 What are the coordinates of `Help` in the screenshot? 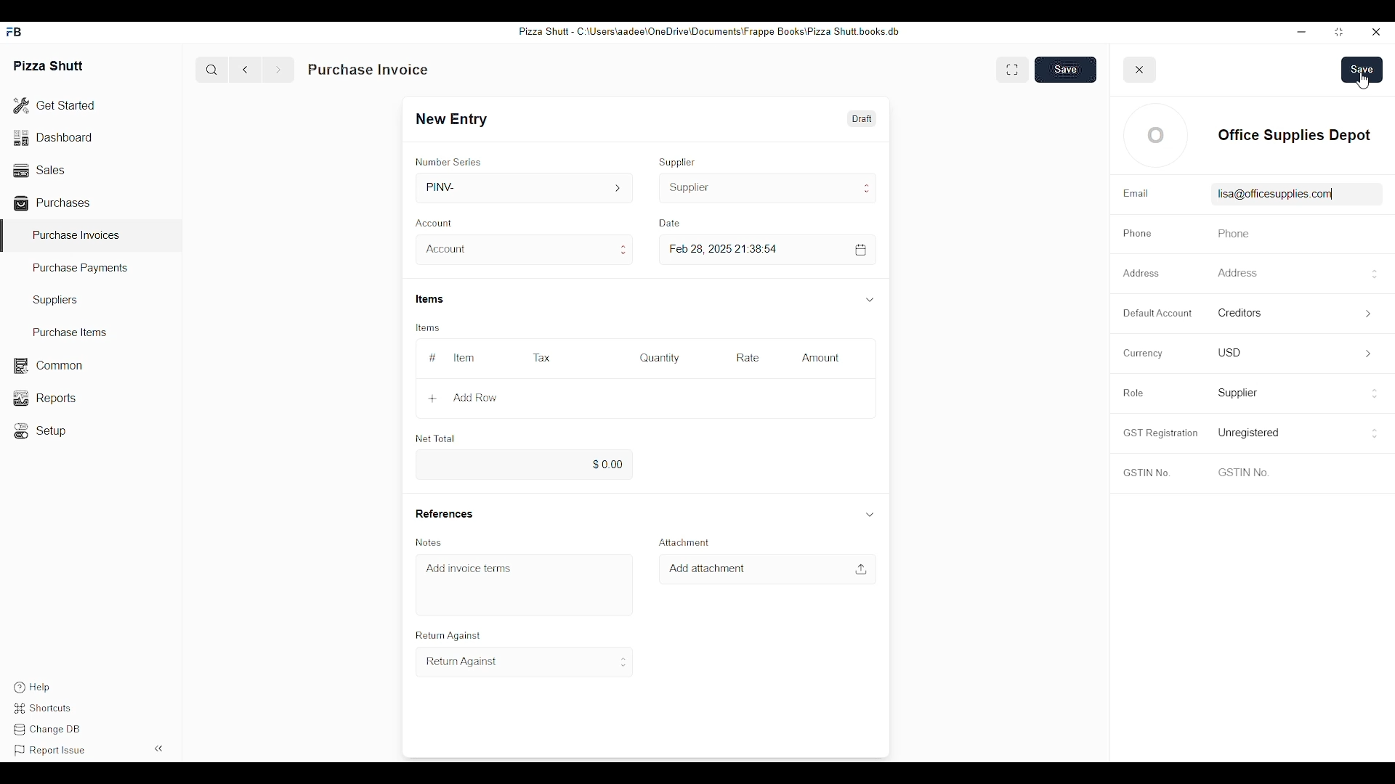 It's located at (31, 687).